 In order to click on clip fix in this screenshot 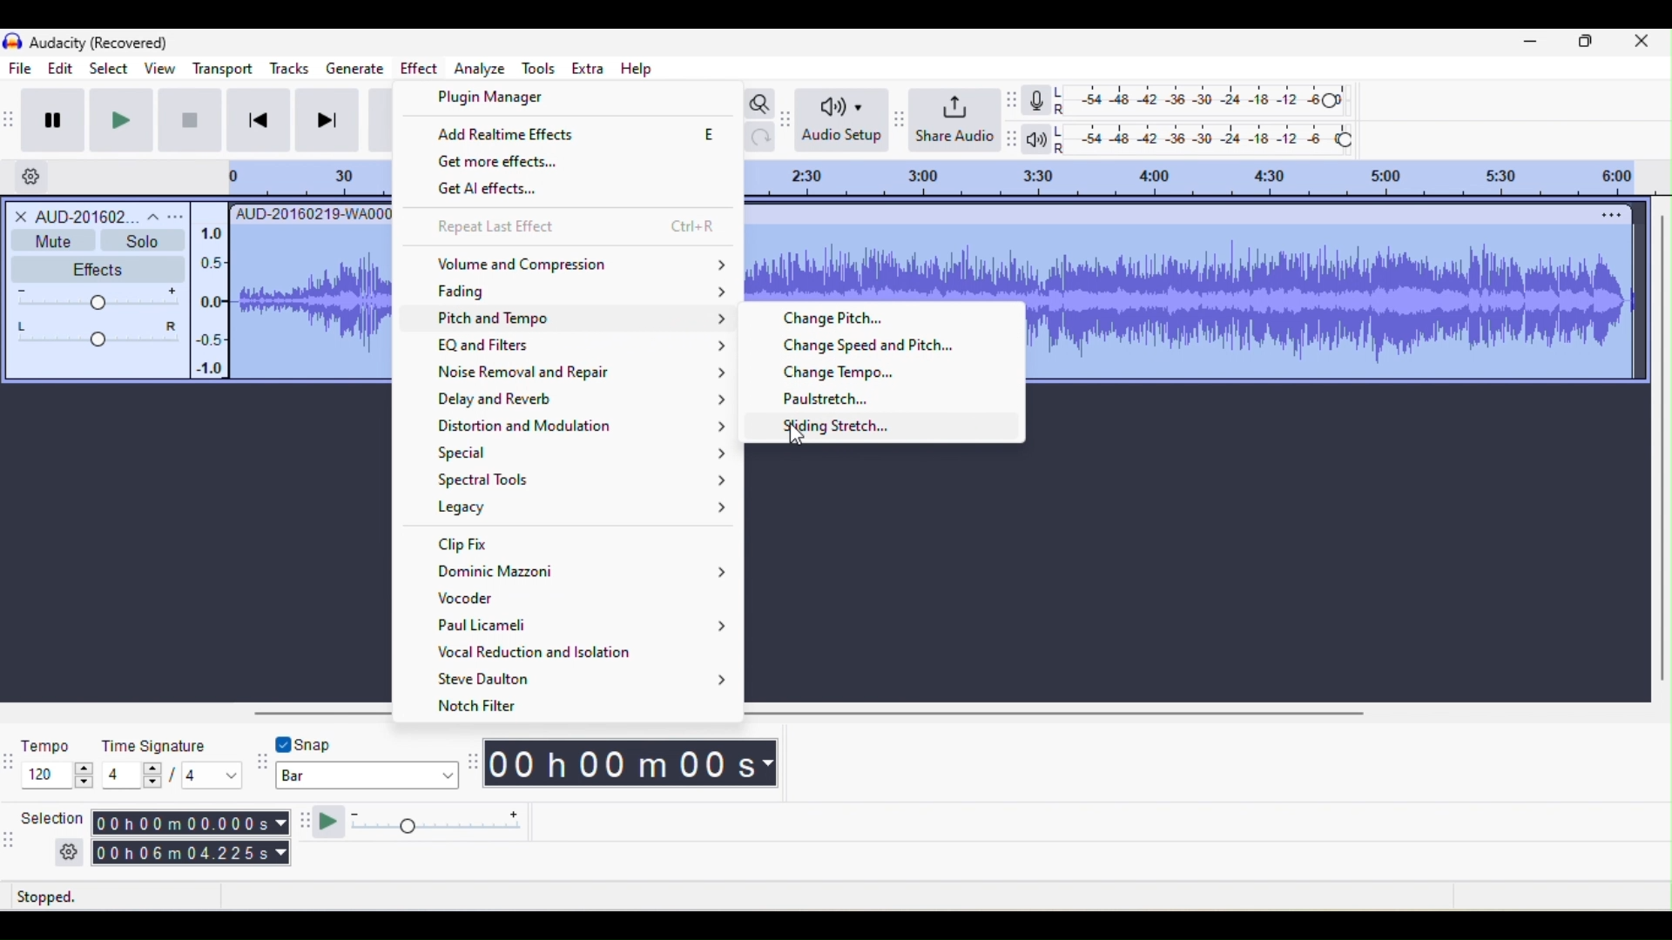, I will do `click(584, 545)`.